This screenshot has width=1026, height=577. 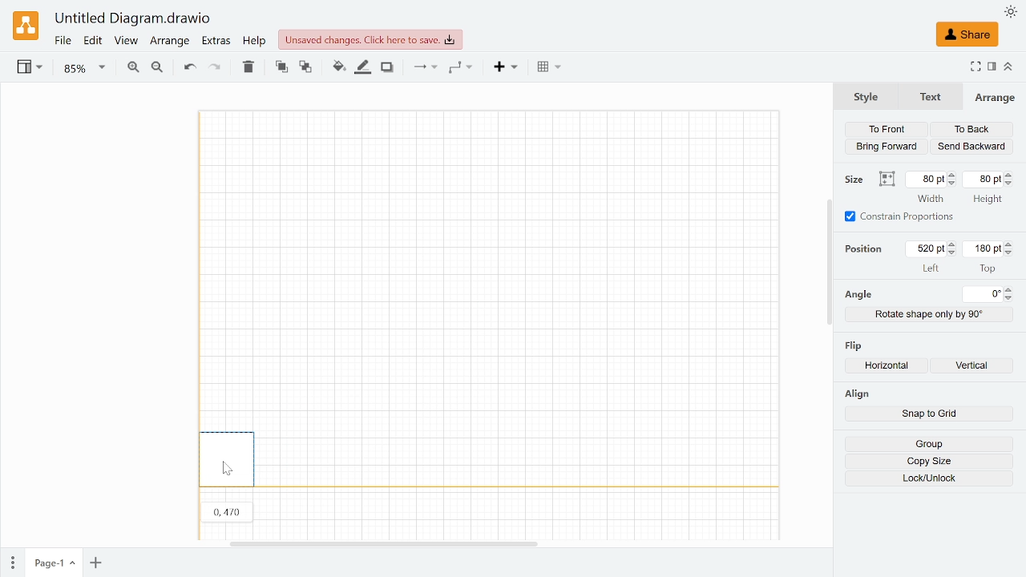 I want to click on Snap to grid, so click(x=929, y=415).